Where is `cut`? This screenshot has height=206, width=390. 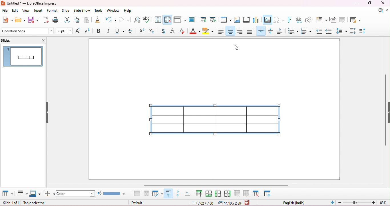
cut is located at coordinates (68, 20).